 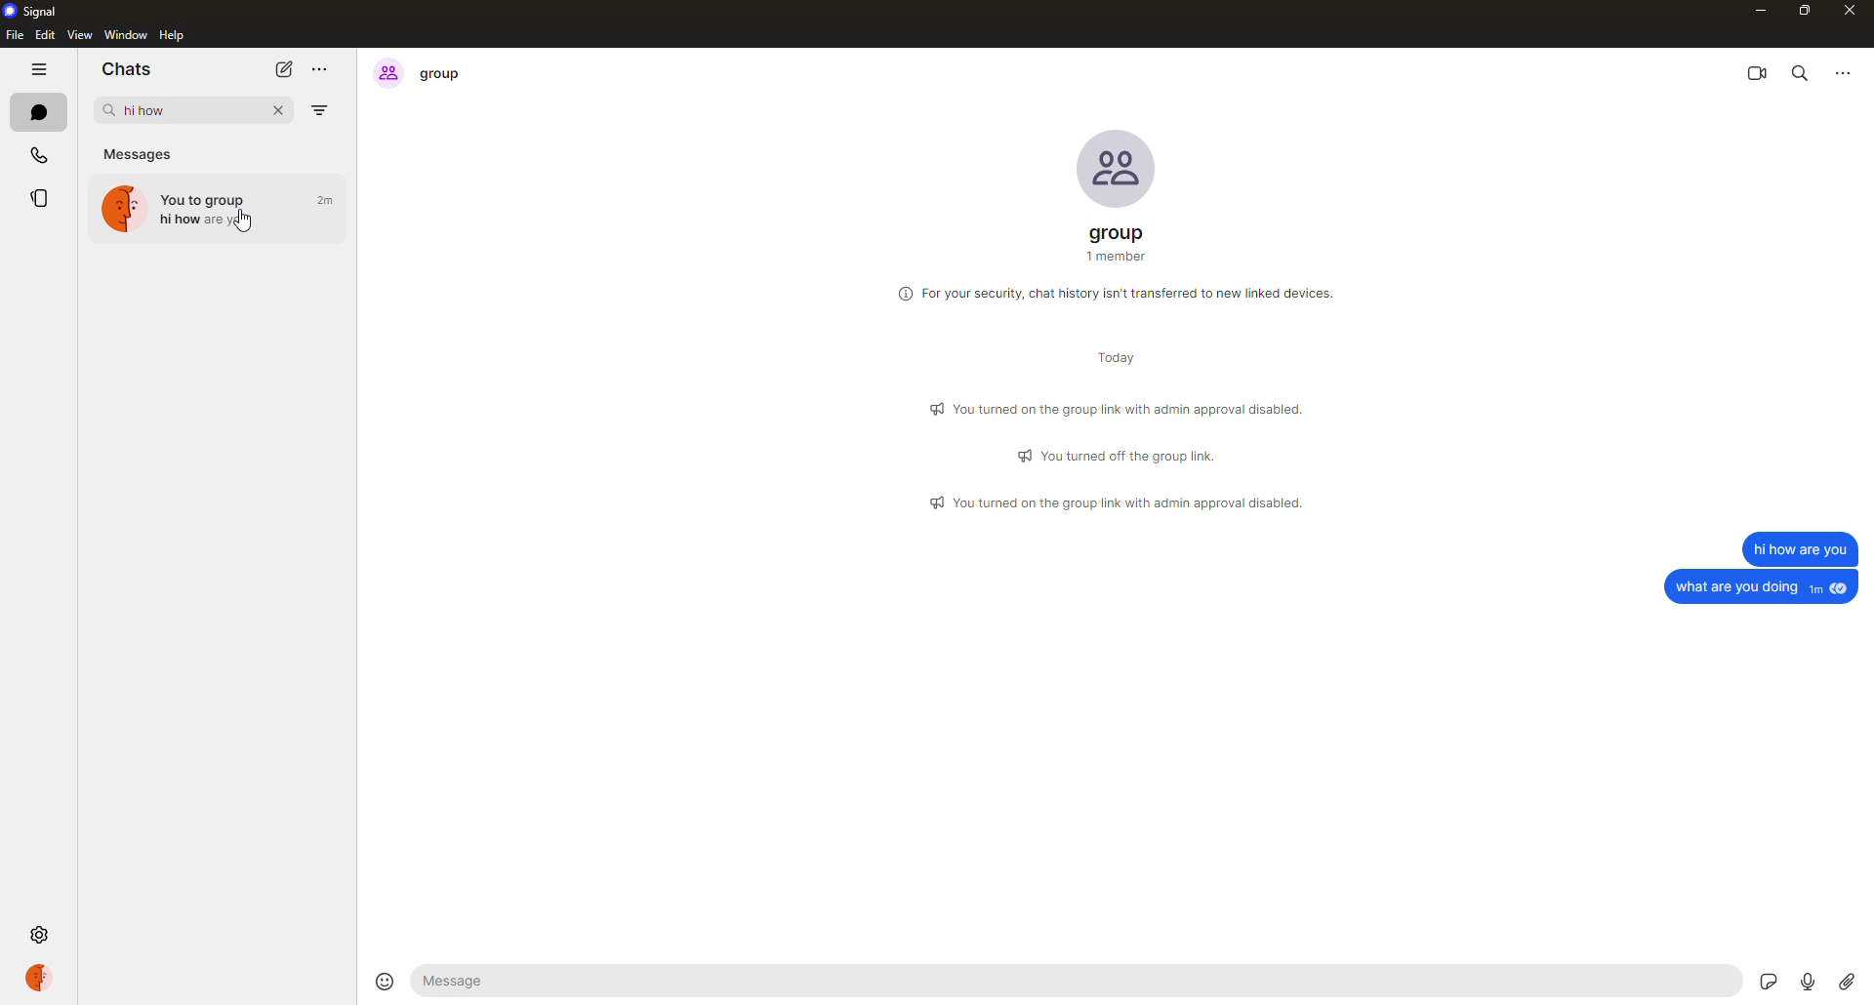 What do you see at coordinates (322, 67) in the screenshot?
I see `more` at bounding box center [322, 67].